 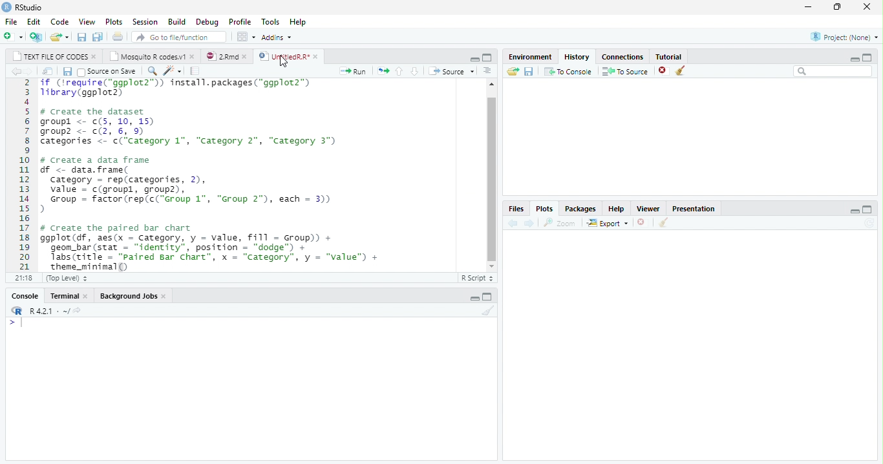 What do you see at coordinates (487, 311) in the screenshot?
I see `clear console` at bounding box center [487, 311].